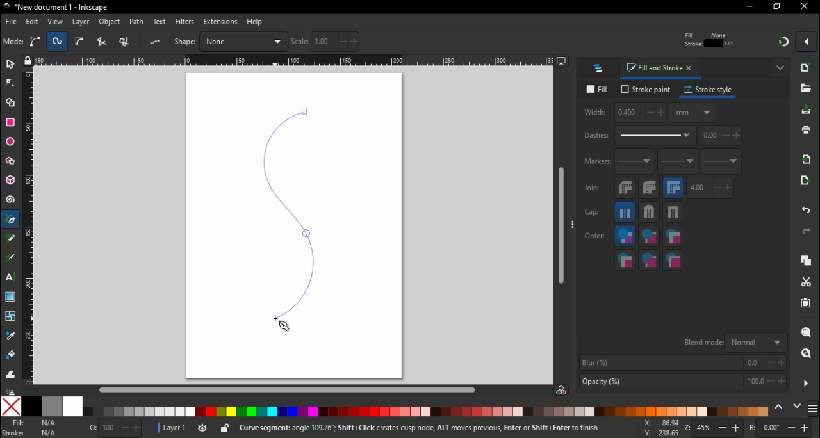 Image resolution: width=820 pixels, height=438 pixels. I want to click on stroke and fill details, so click(709, 39).